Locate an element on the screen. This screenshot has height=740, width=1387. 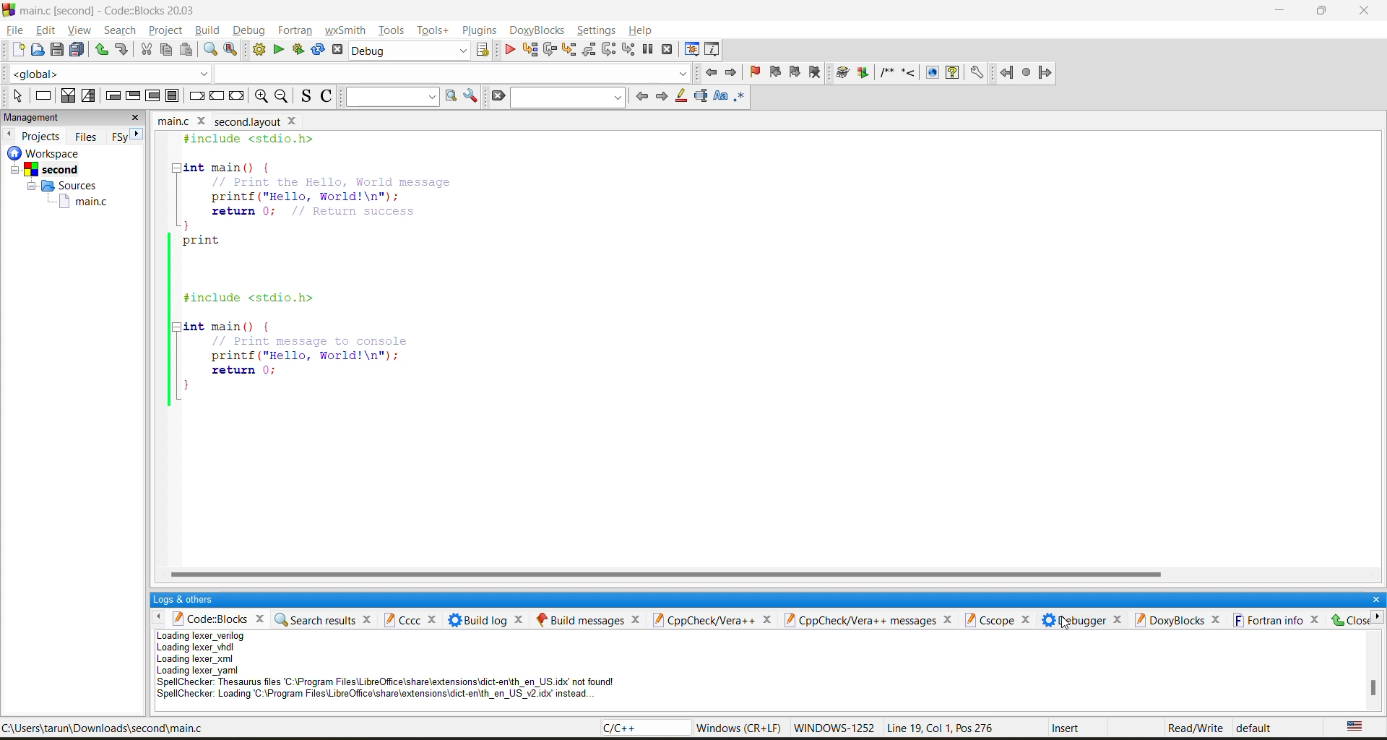
view is located at coordinates (81, 31).